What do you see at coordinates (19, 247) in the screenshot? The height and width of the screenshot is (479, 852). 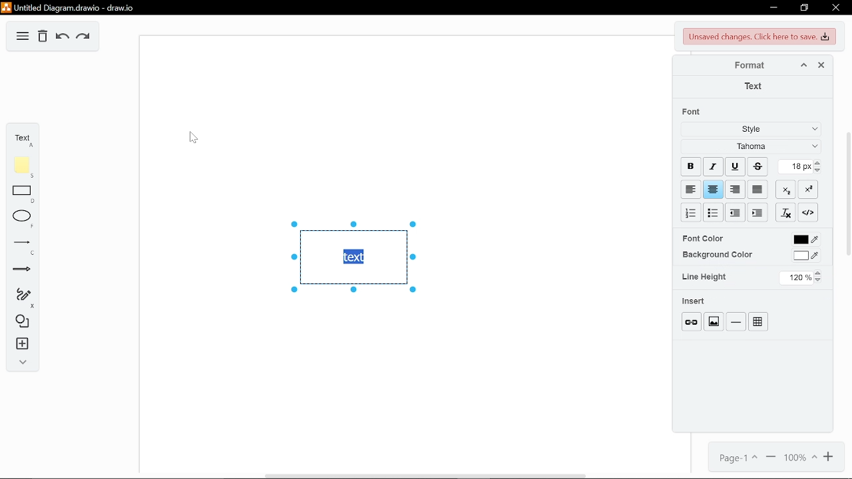 I see `lines` at bounding box center [19, 247].